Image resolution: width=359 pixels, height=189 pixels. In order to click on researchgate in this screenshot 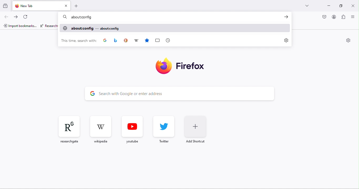, I will do `click(67, 129)`.